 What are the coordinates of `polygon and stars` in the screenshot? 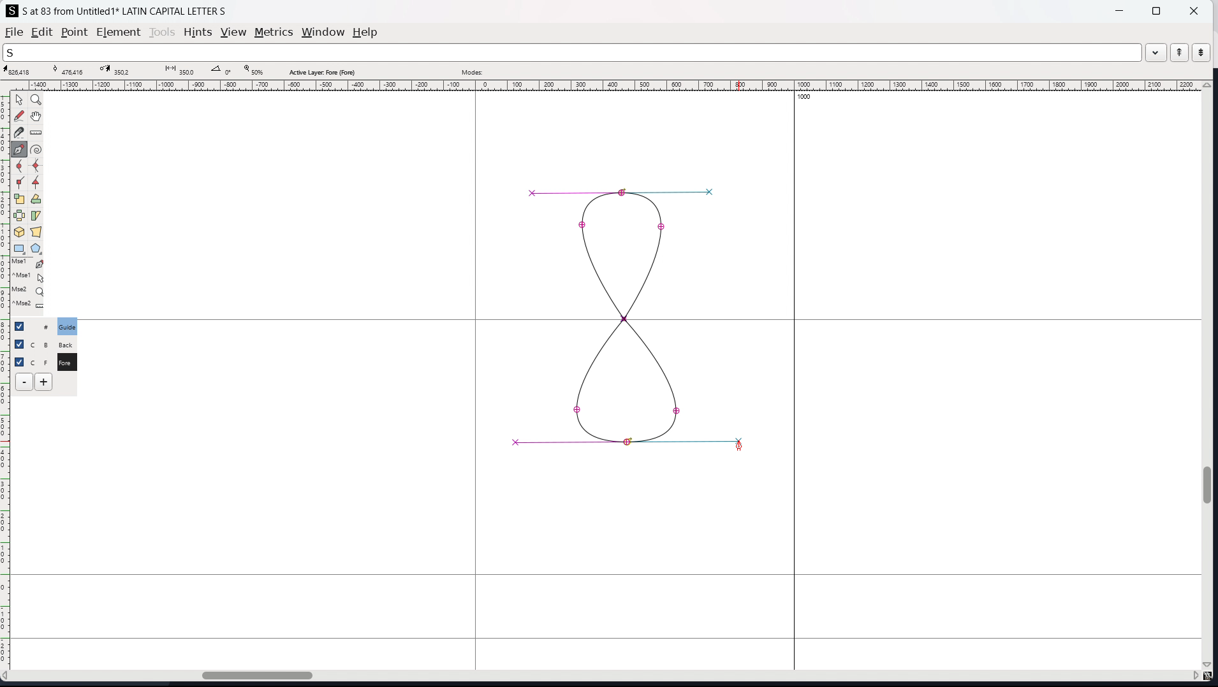 It's located at (37, 249).